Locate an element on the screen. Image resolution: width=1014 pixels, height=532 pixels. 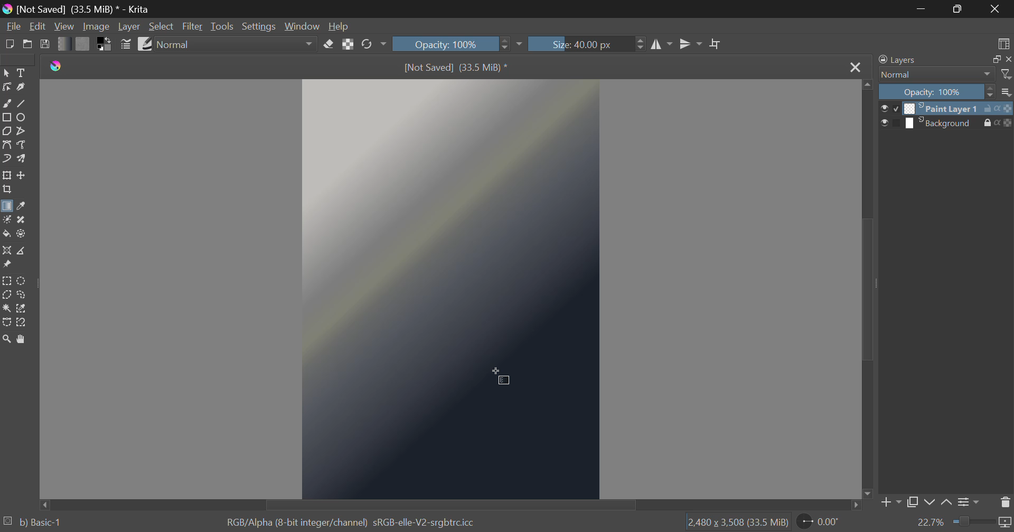
22.7% is located at coordinates (964, 523).